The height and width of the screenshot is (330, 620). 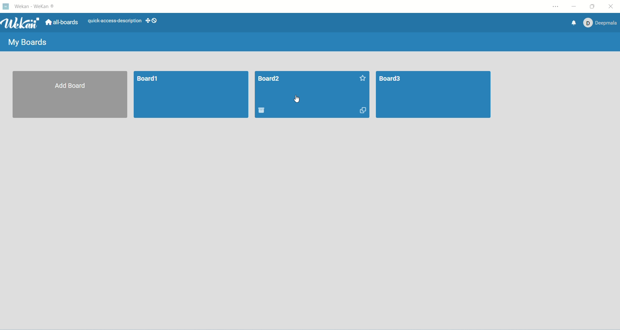 I want to click on board title, so click(x=270, y=78).